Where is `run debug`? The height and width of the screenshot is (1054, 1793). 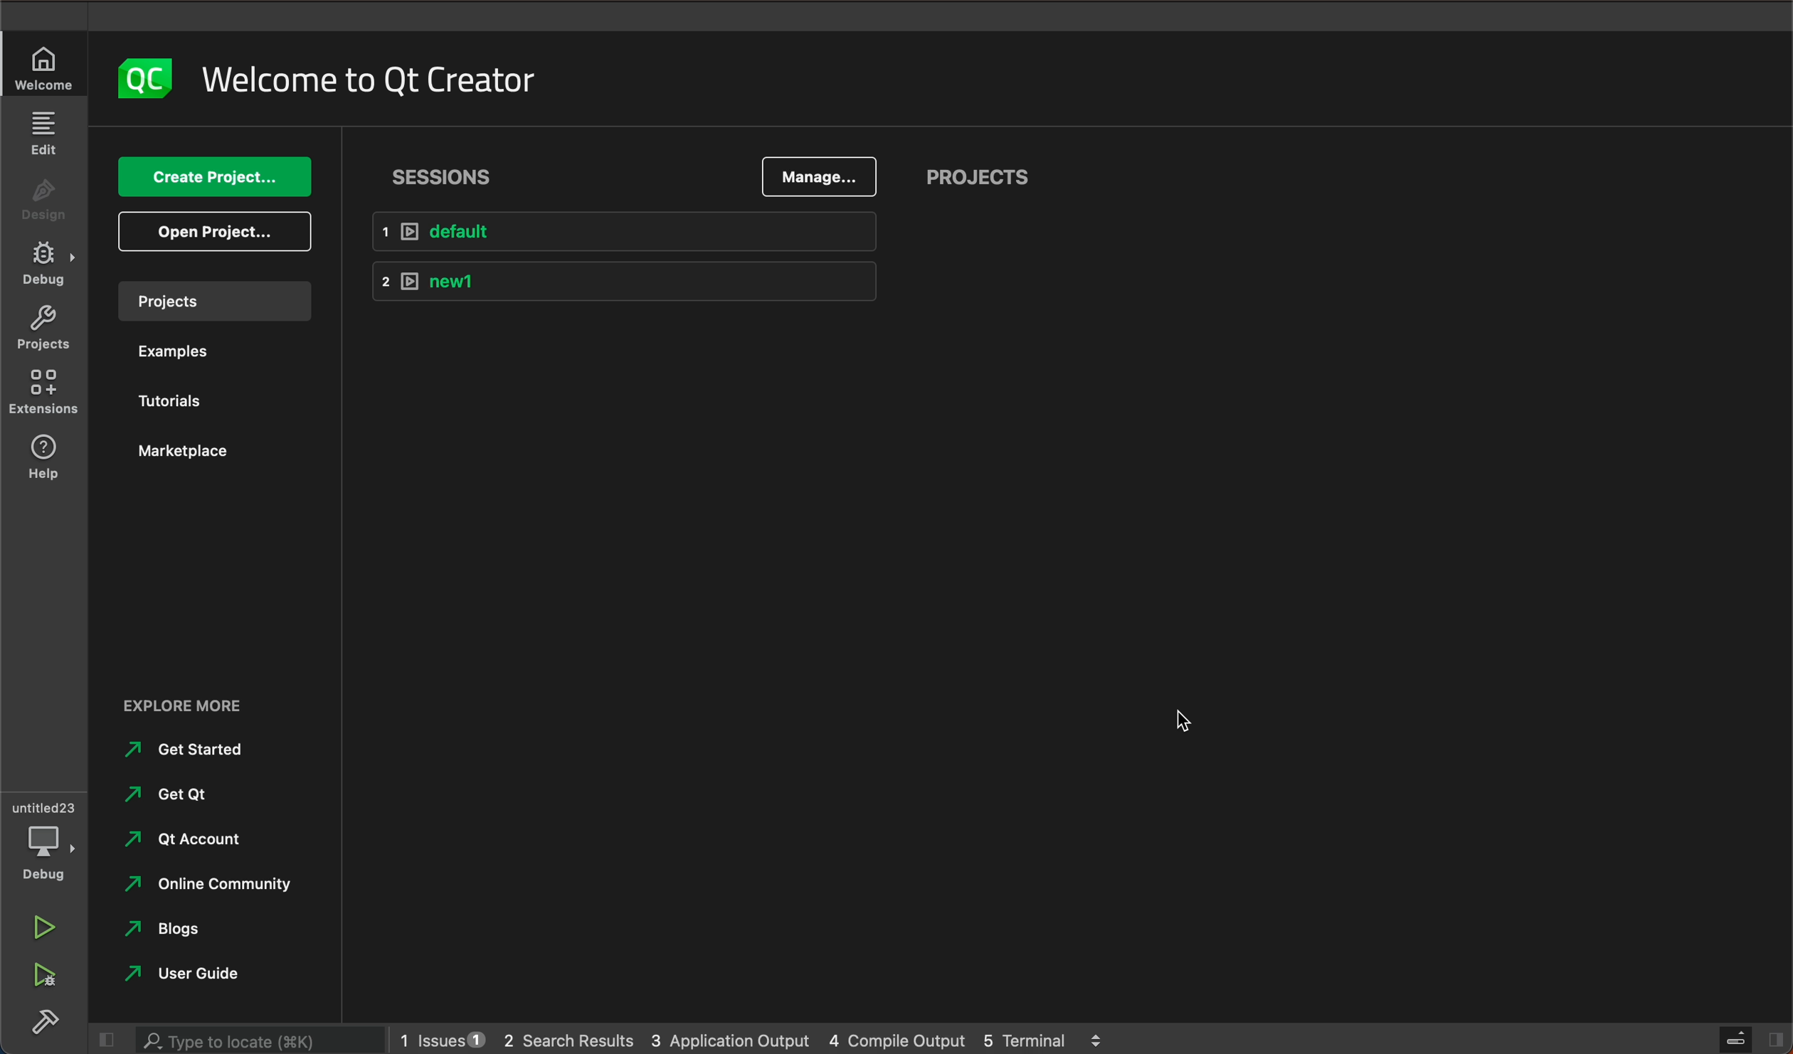
run debug is located at coordinates (46, 973).